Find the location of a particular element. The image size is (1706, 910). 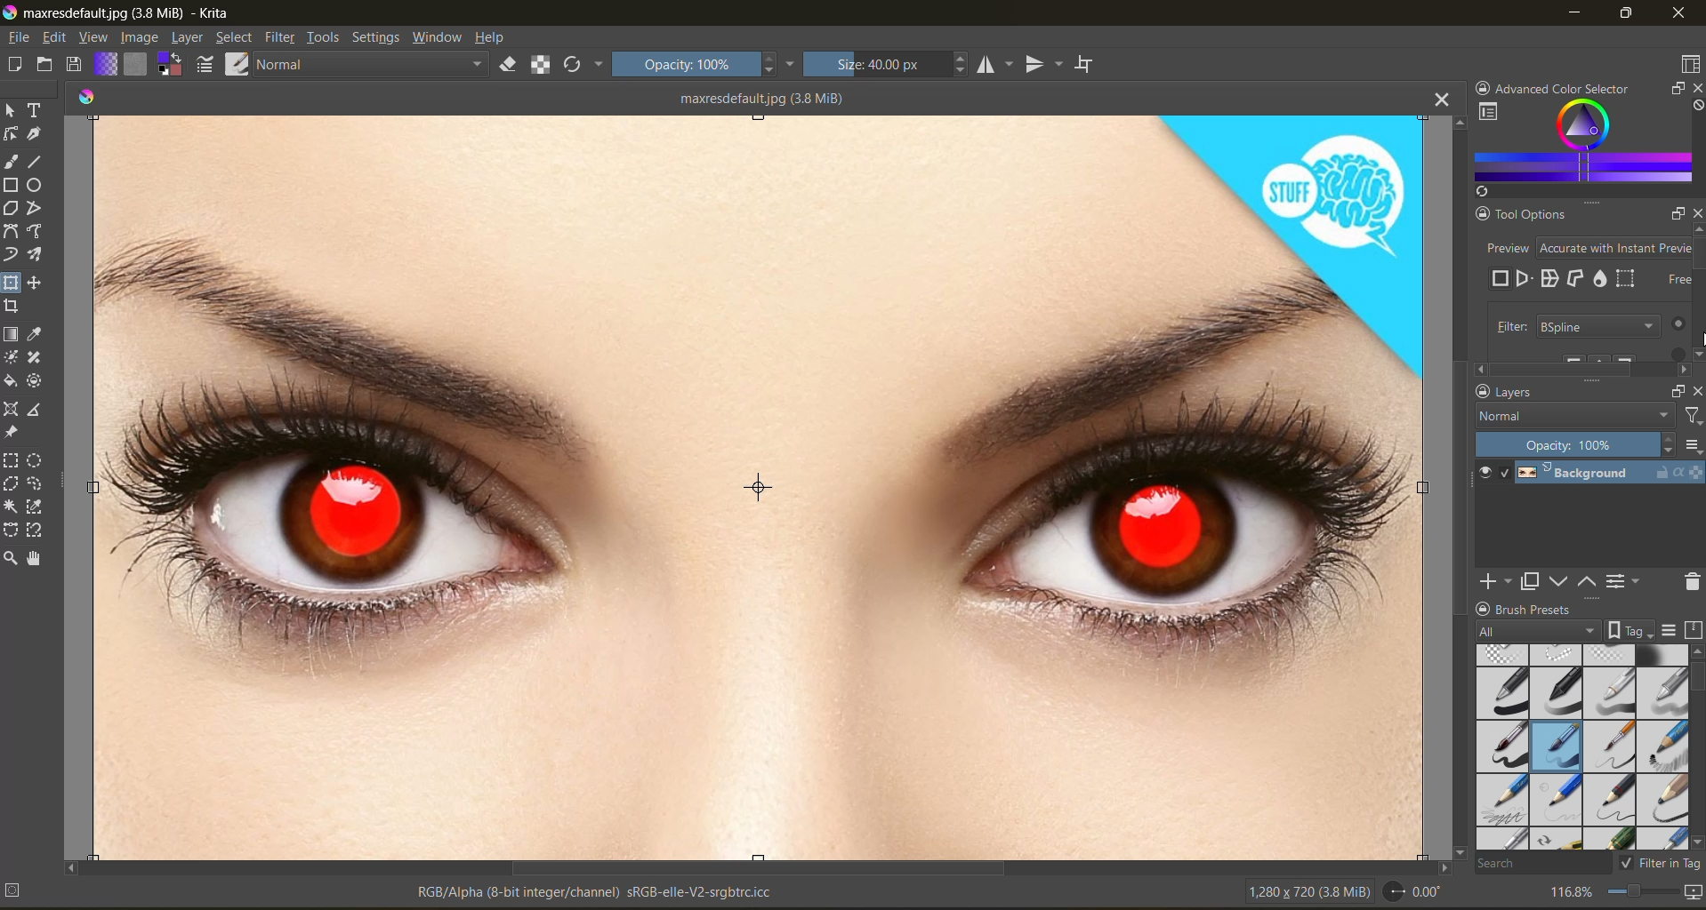

Layers is located at coordinates (1528, 389).